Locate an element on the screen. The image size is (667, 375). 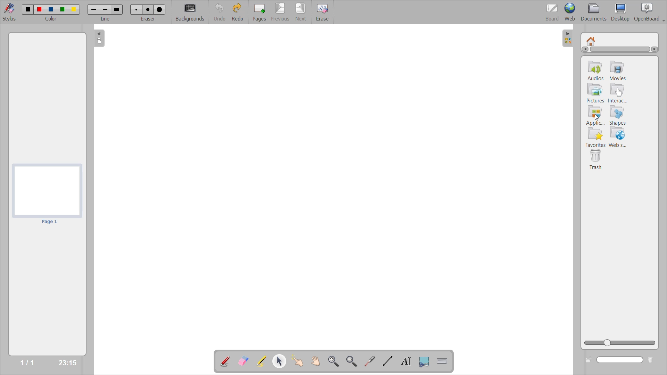
next is located at coordinates (302, 11).